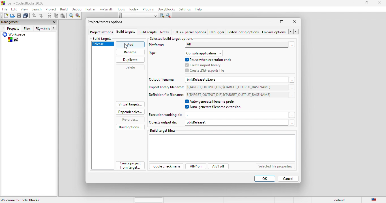  What do you see at coordinates (28, 28) in the screenshot?
I see `files` at bounding box center [28, 28].